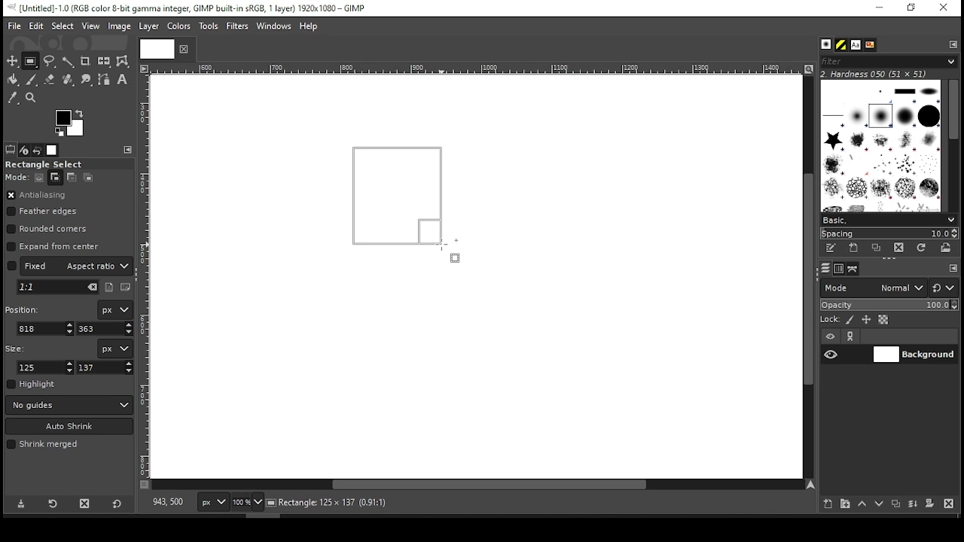  I want to click on delete tool preset, so click(89, 503).